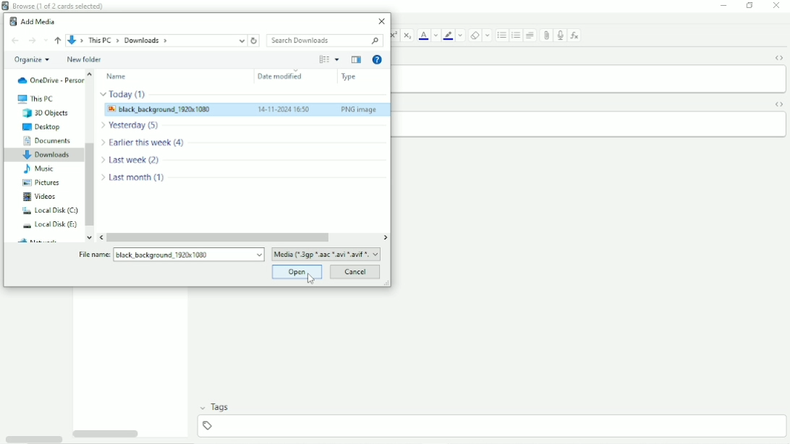  I want to click on Select formatting to remove, so click(488, 35).